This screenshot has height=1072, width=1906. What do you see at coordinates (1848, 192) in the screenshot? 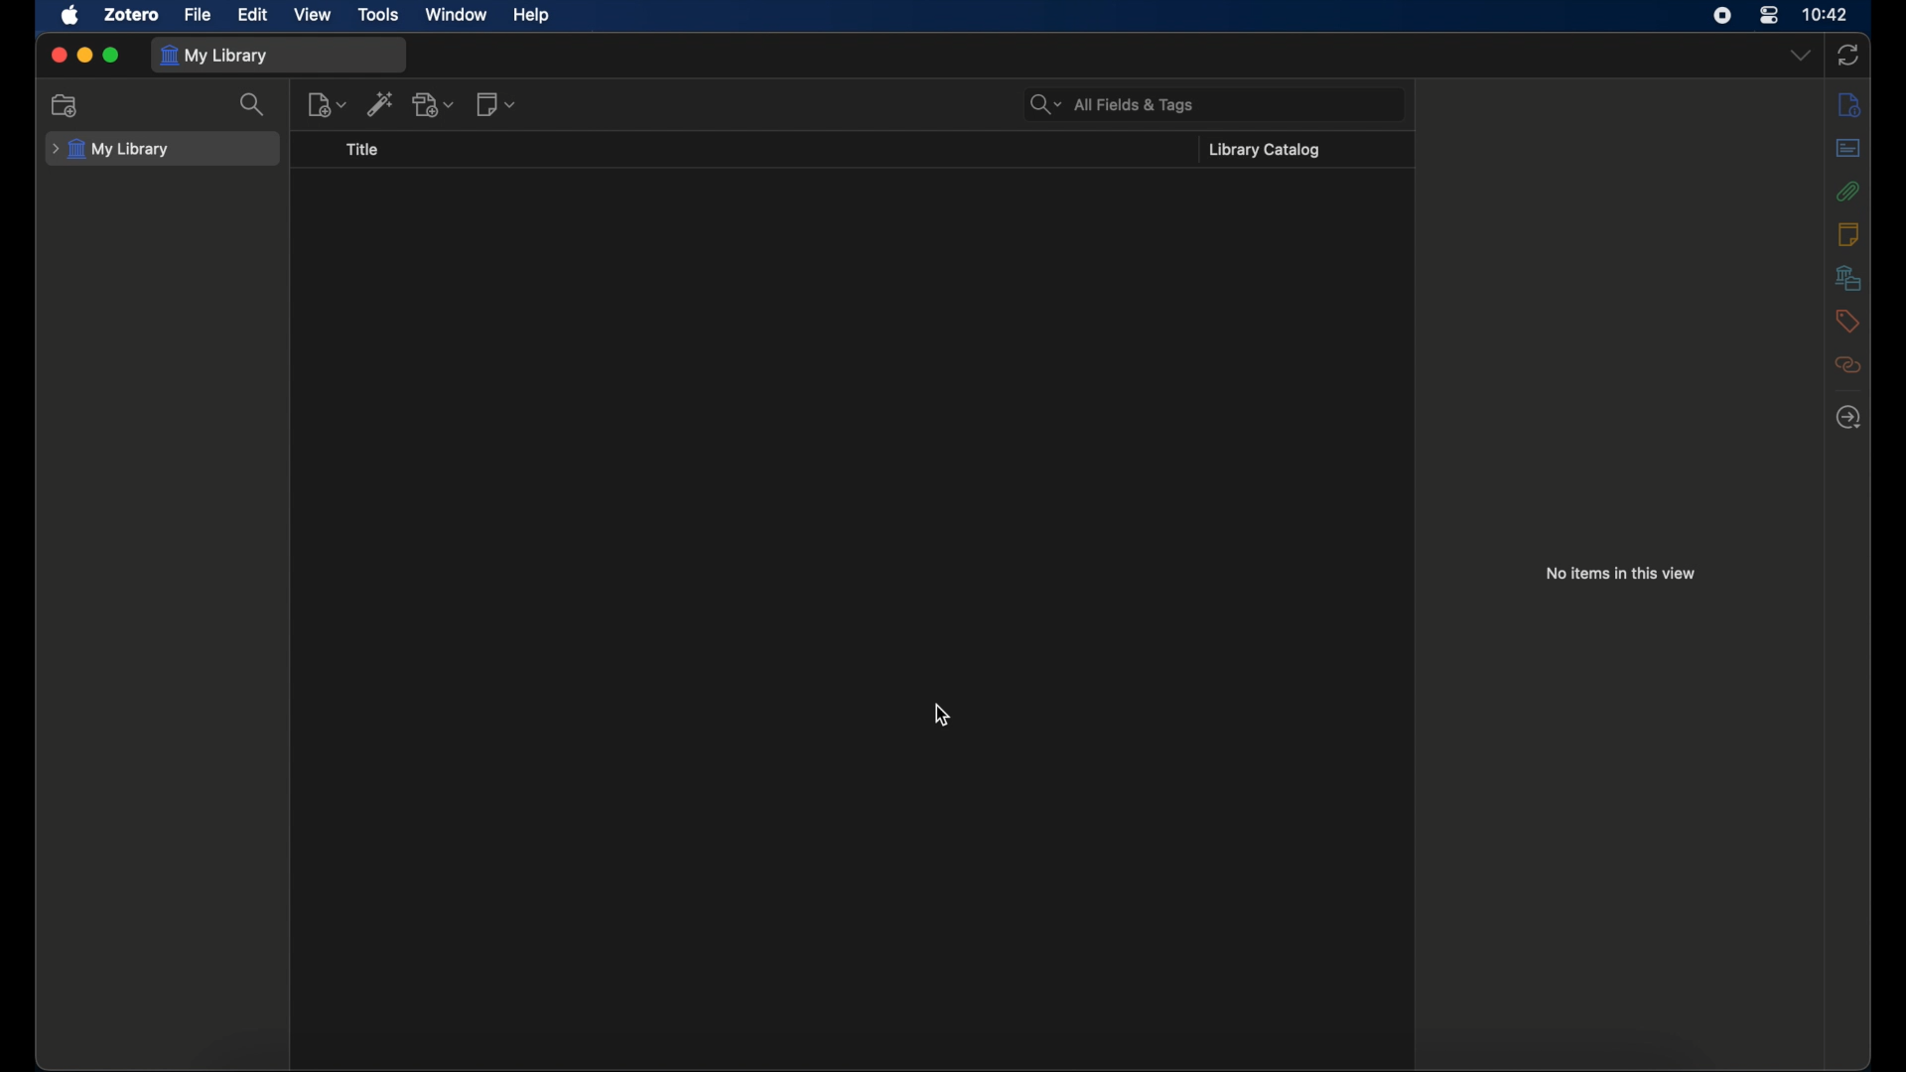
I see `attachments` at bounding box center [1848, 192].